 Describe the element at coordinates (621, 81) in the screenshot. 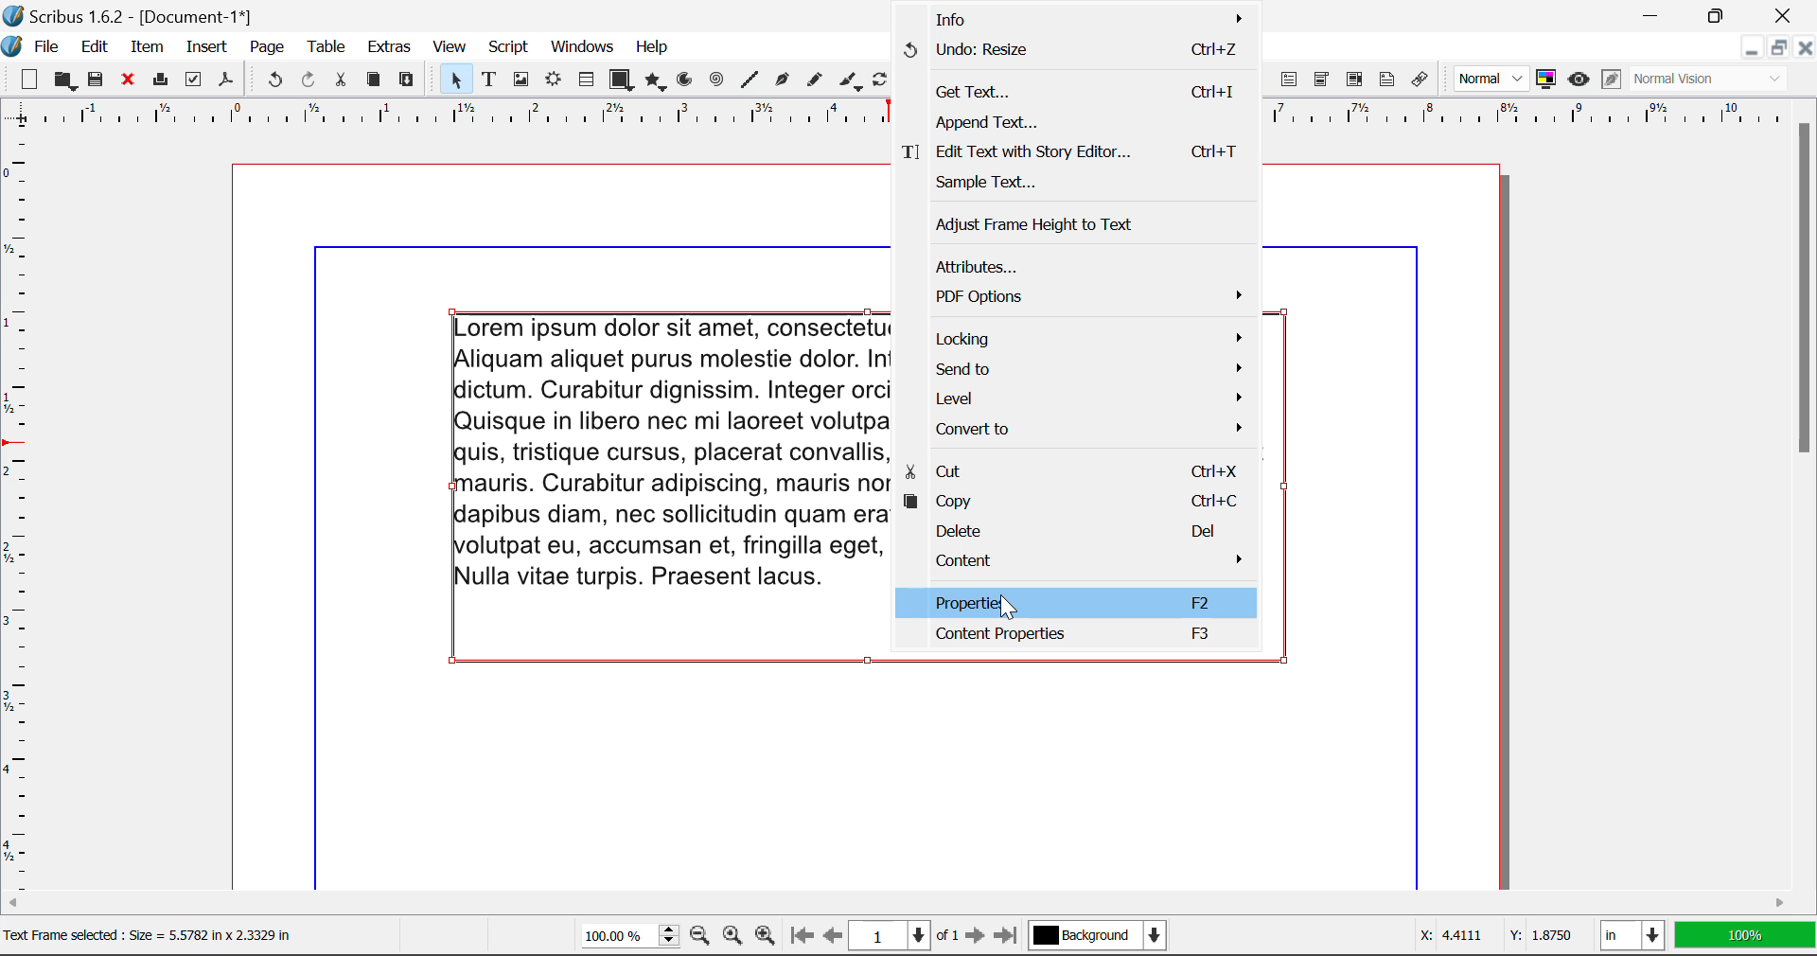

I see `Shapes` at that location.